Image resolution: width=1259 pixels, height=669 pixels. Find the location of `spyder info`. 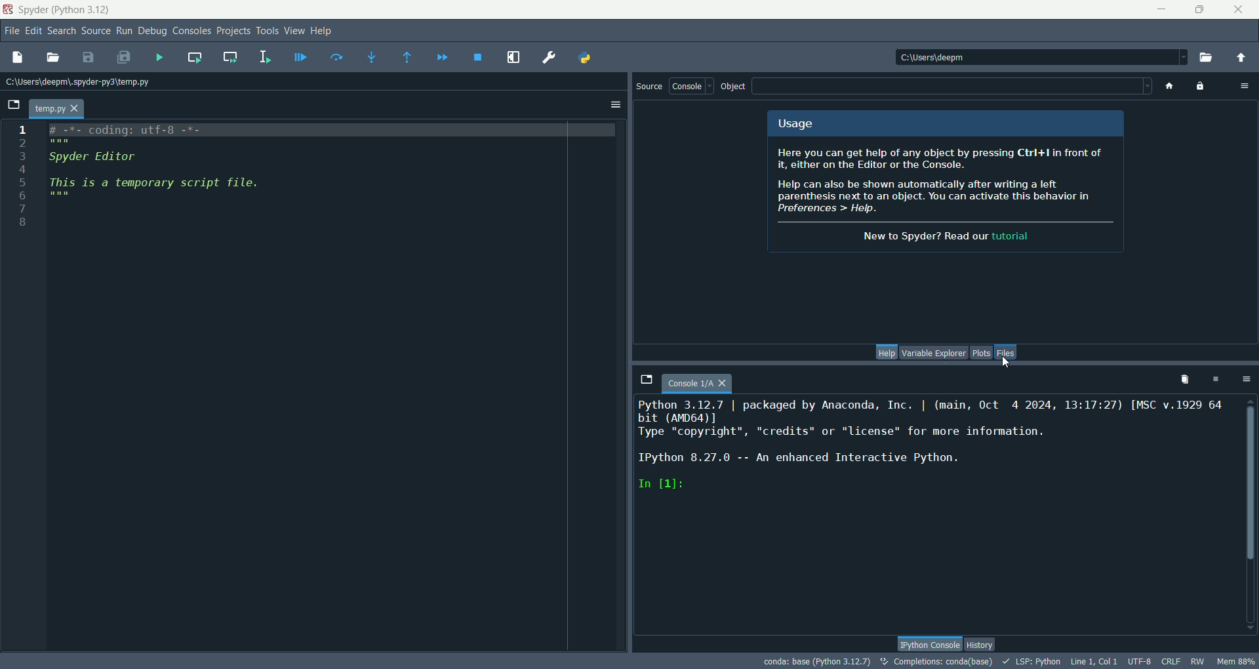

spyder info is located at coordinates (946, 197).